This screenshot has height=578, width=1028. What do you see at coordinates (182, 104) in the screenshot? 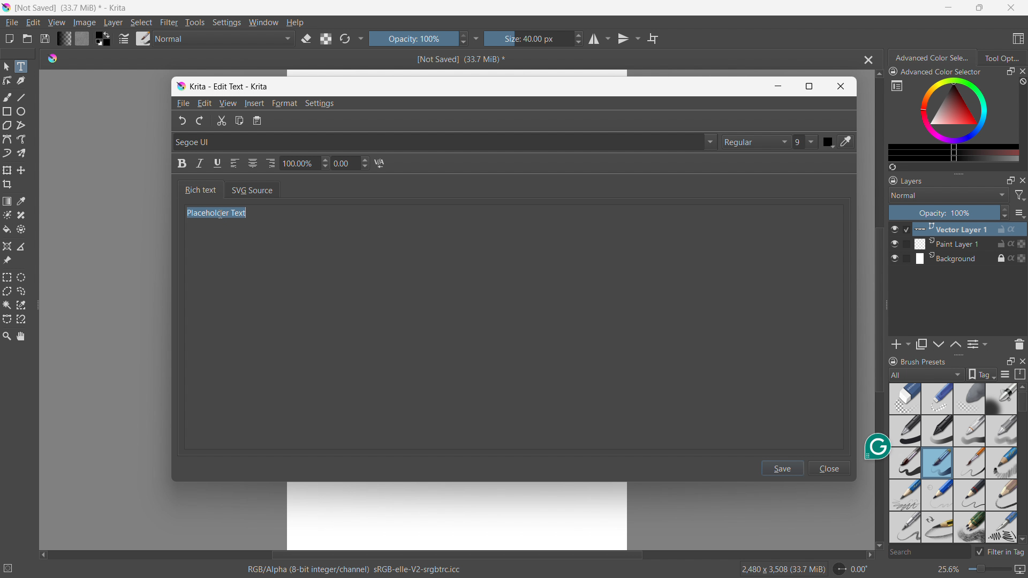
I see `File` at bounding box center [182, 104].